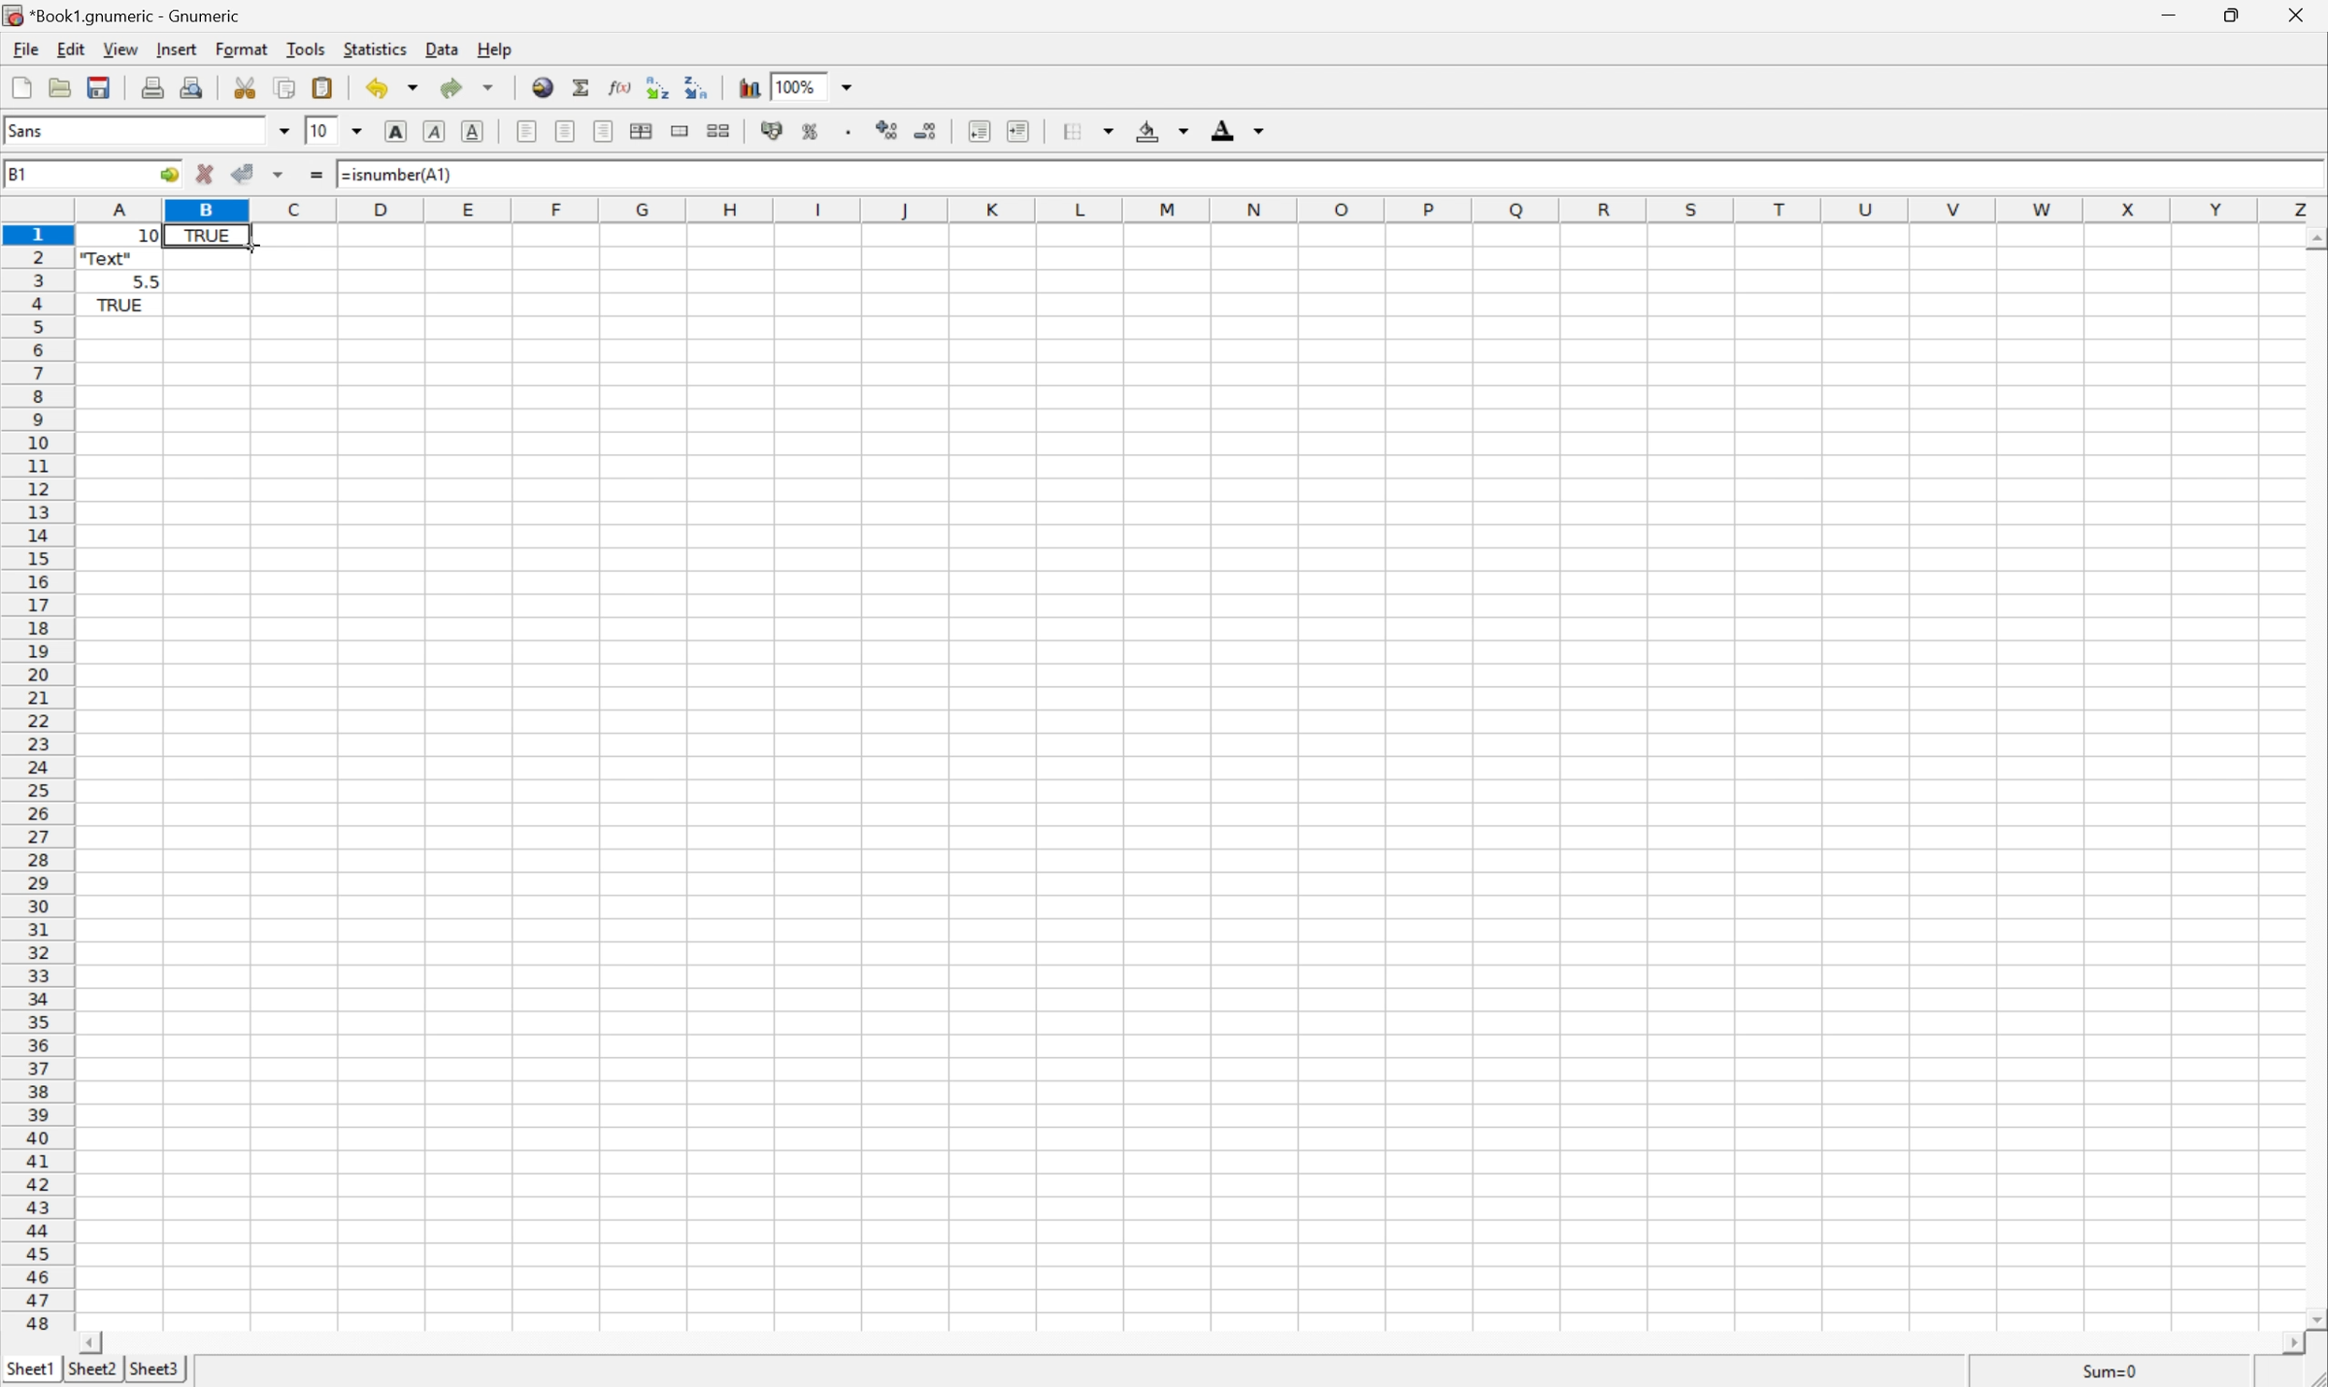 The width and height of the screenshot is (2328, 1387). I want to click on Tools, so click(308, 49).